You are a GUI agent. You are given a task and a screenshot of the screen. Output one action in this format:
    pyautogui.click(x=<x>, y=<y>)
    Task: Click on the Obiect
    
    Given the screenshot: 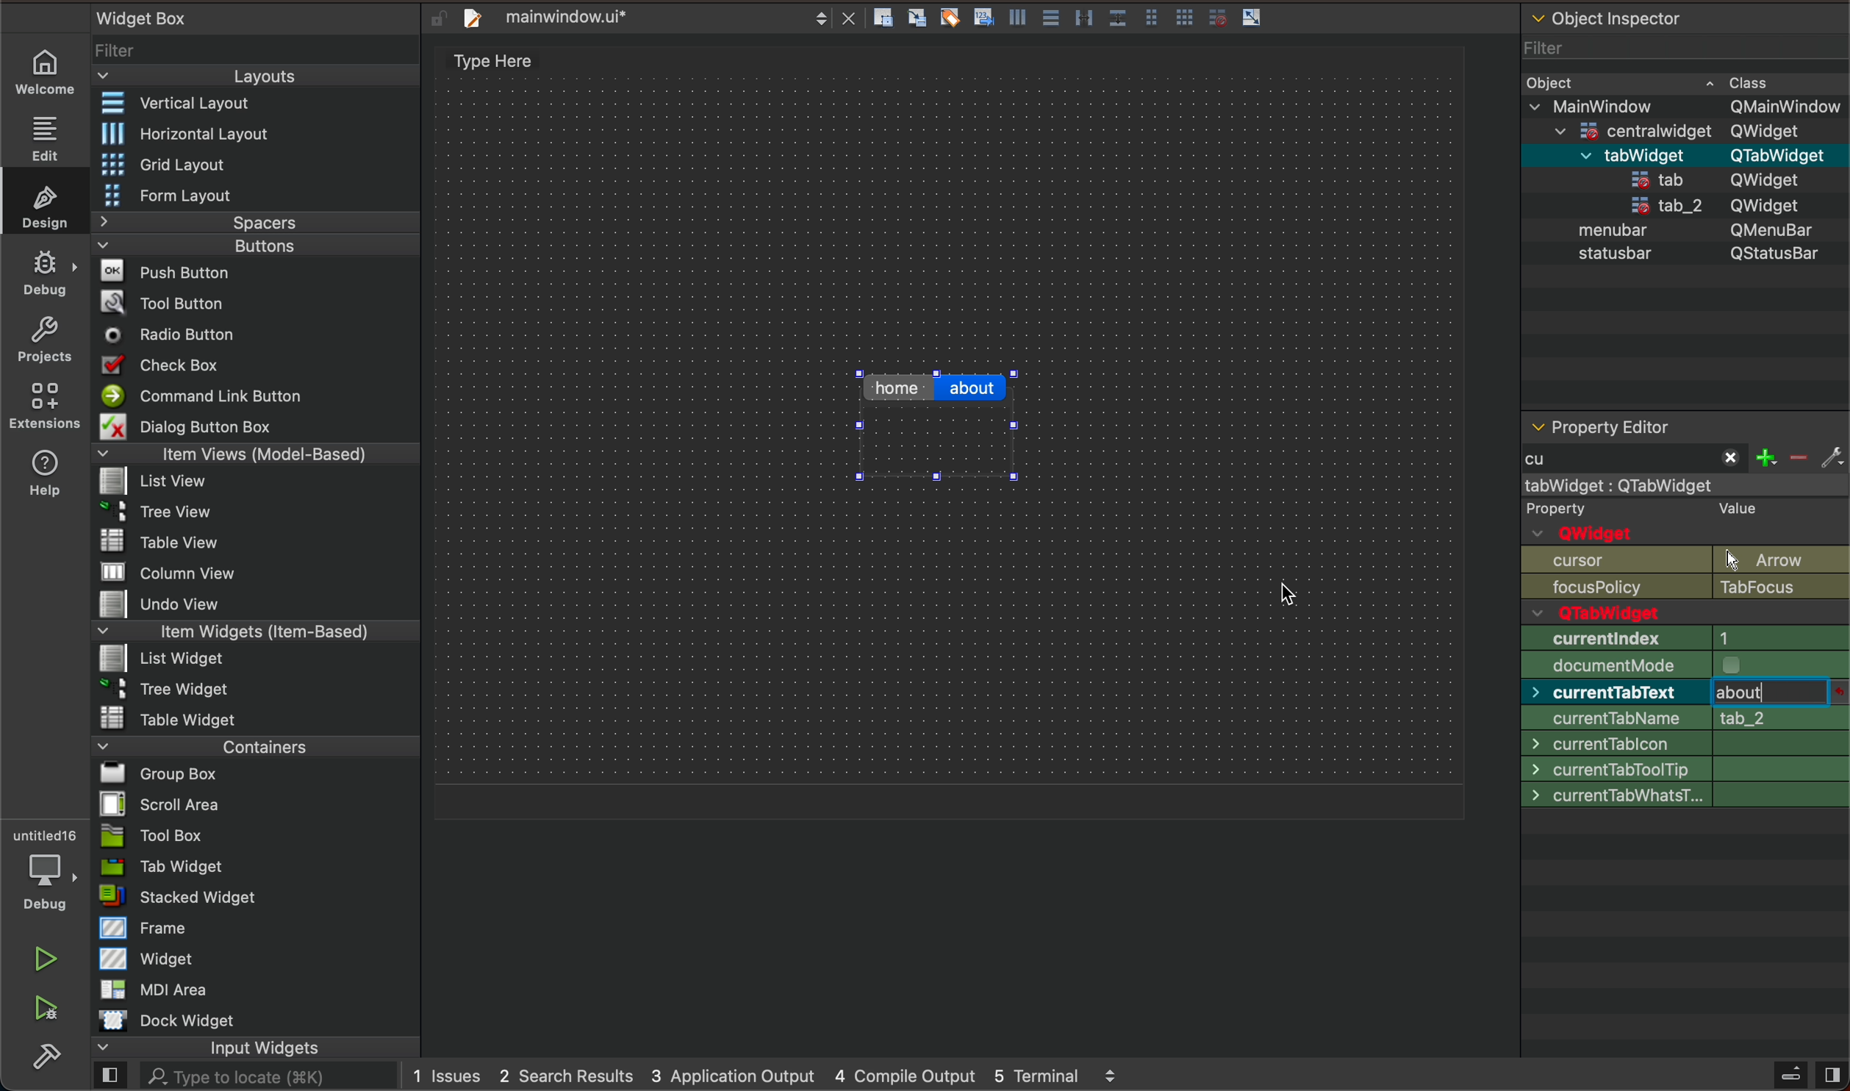 What is the action you would take?
    pyautogui.click(x=1550, y=79)
    